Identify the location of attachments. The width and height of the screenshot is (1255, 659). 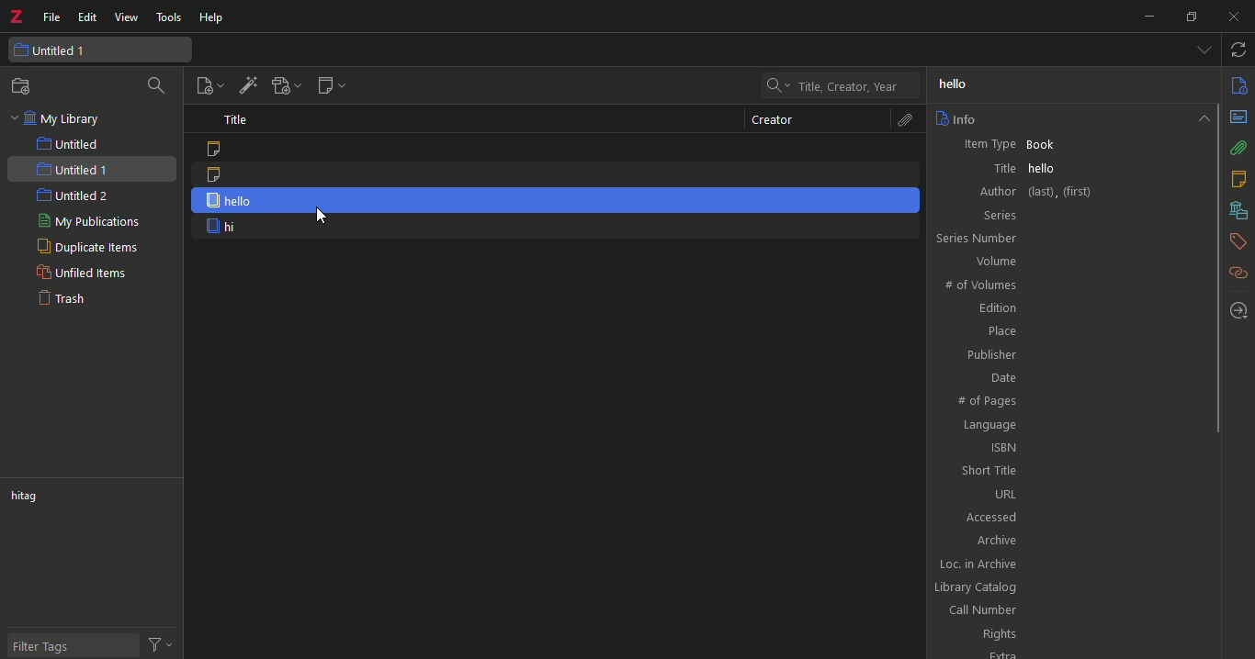
(904, 119).